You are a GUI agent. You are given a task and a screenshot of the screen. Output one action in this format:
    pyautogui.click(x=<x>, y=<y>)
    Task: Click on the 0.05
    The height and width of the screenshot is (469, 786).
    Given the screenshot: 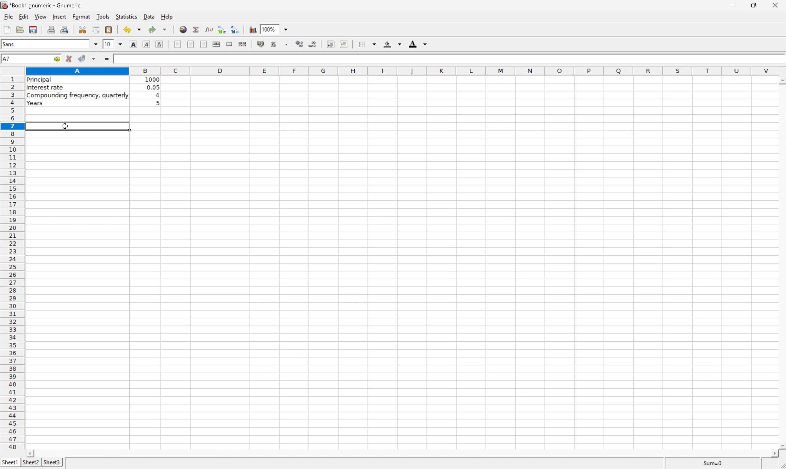 What is the action you would take?
    pyautogui.click(x=153, y=87)
    